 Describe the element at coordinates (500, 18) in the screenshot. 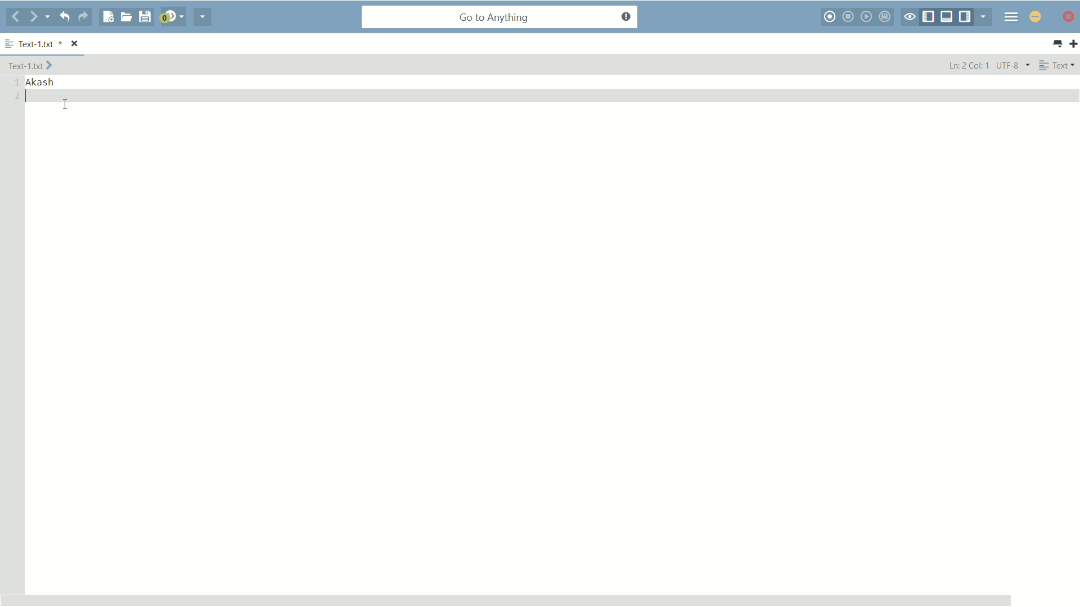

I see `go to anything search bar` at that location.